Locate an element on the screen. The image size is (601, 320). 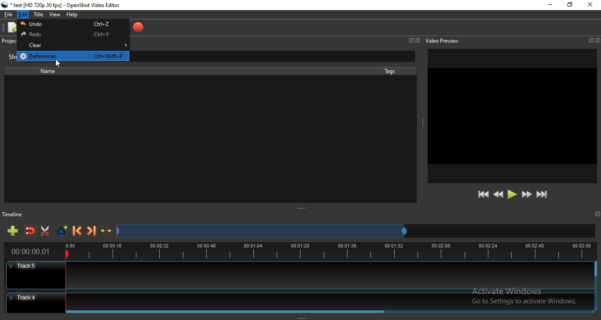
Next marker is located at coordinates (92, 232).